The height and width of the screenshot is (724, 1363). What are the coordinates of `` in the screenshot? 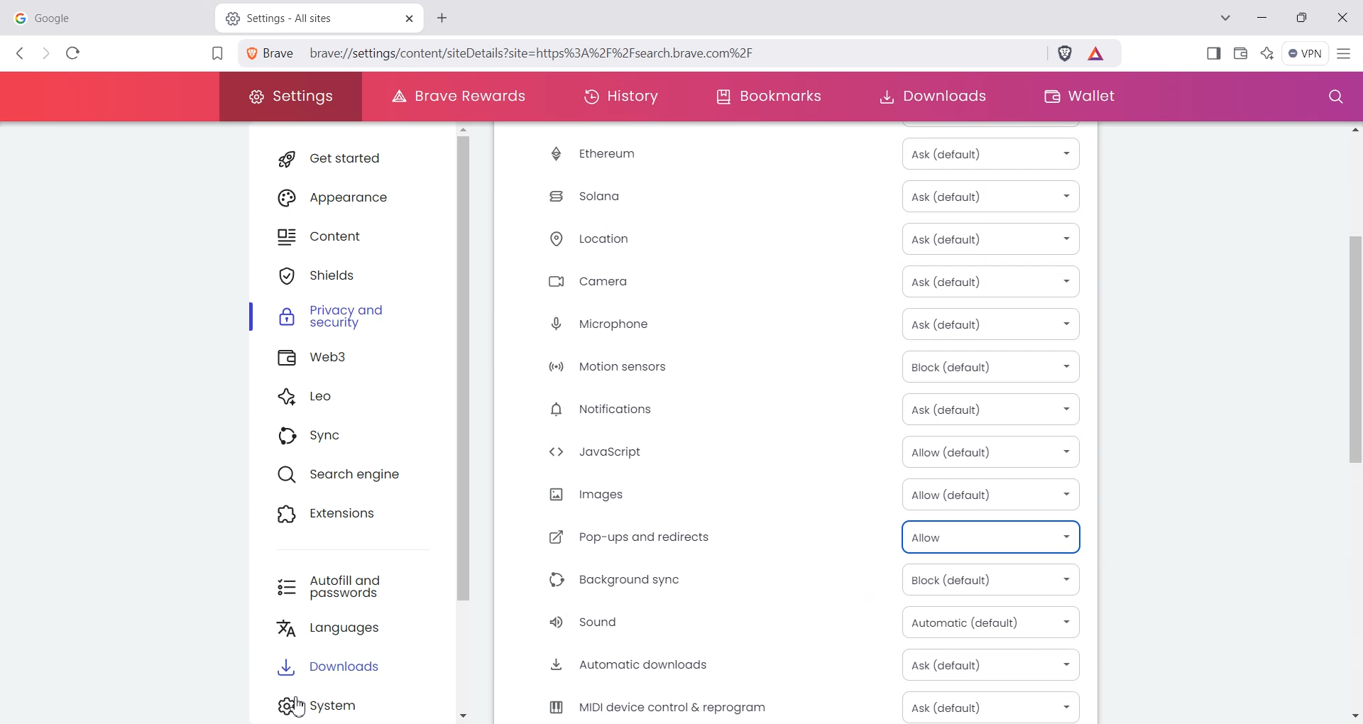 It's located at (1305, 53).